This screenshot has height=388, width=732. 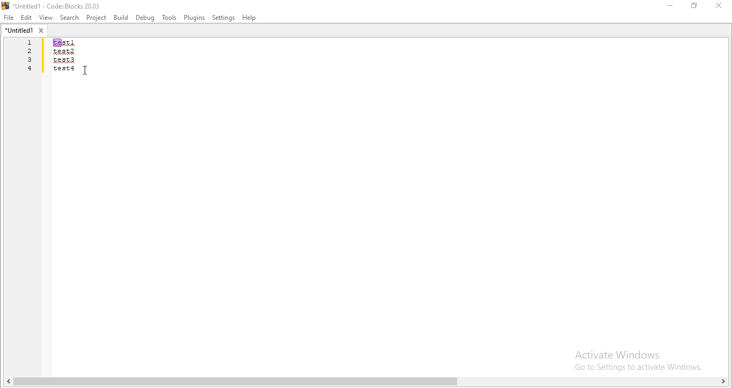 What do you see at coordinates (223, 18) in the screenshot?
I see `Settings ` at bounding box center [223, 18].